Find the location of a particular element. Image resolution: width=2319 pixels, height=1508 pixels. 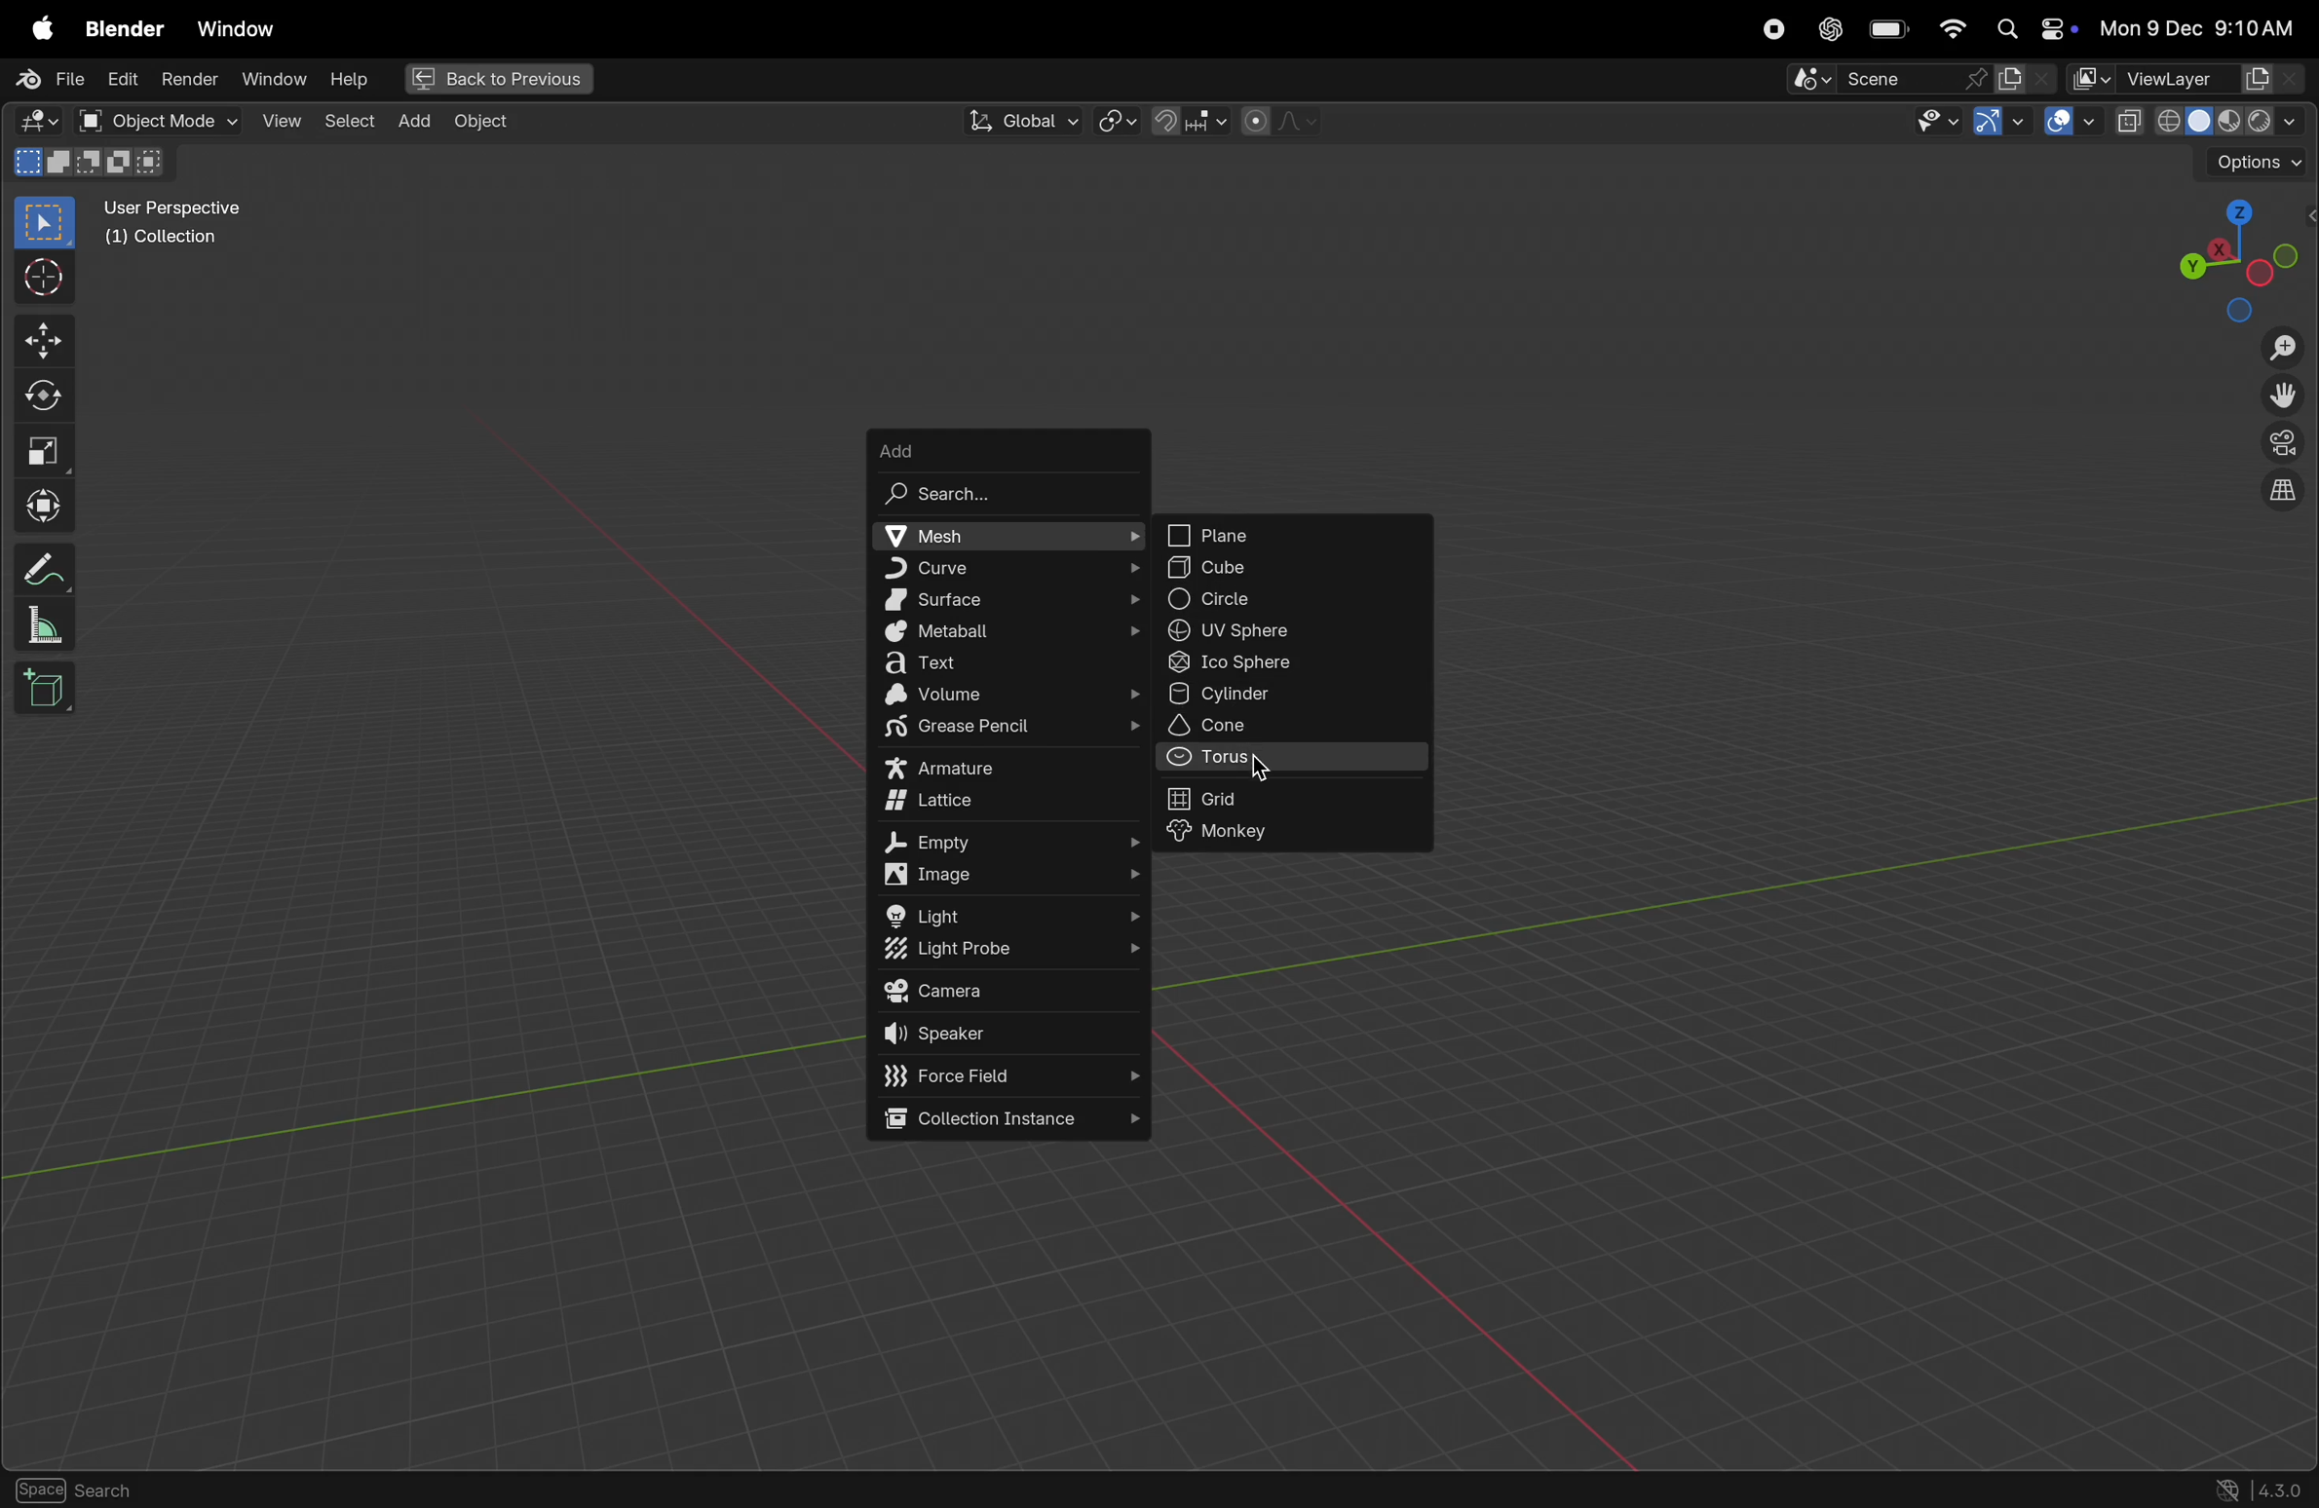

ico sphere is located at coordinates (1295, 664).